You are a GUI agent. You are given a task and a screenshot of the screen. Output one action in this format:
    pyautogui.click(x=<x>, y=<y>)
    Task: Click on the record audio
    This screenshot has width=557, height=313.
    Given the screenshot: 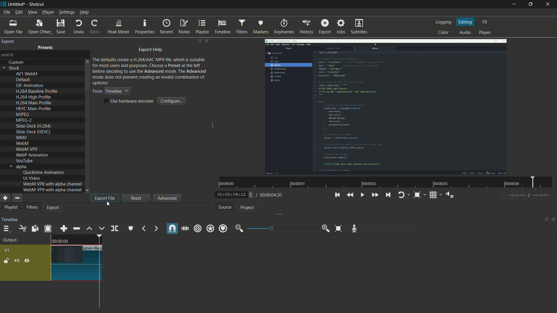 What is the action you would take?
    pyautogui.click(x=355, y=229)
    